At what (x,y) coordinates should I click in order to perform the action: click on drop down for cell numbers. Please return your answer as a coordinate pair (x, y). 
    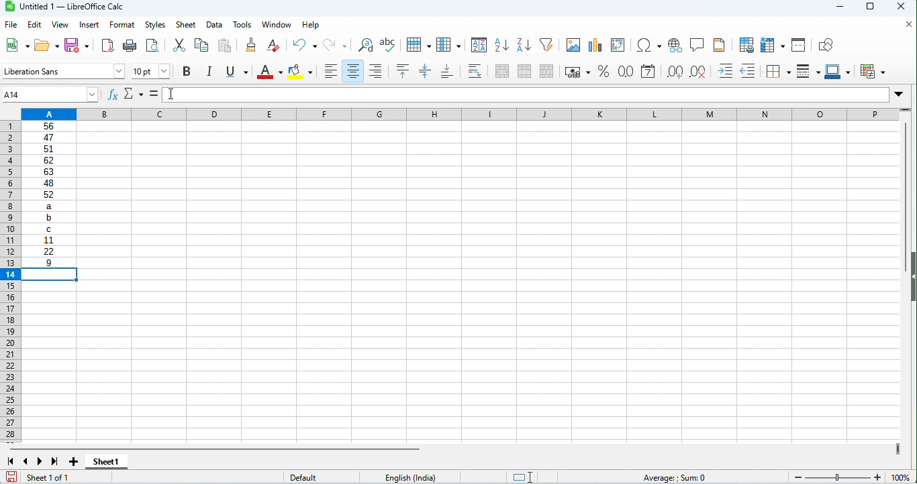
    Looking at the image, I should click on (92, 95).